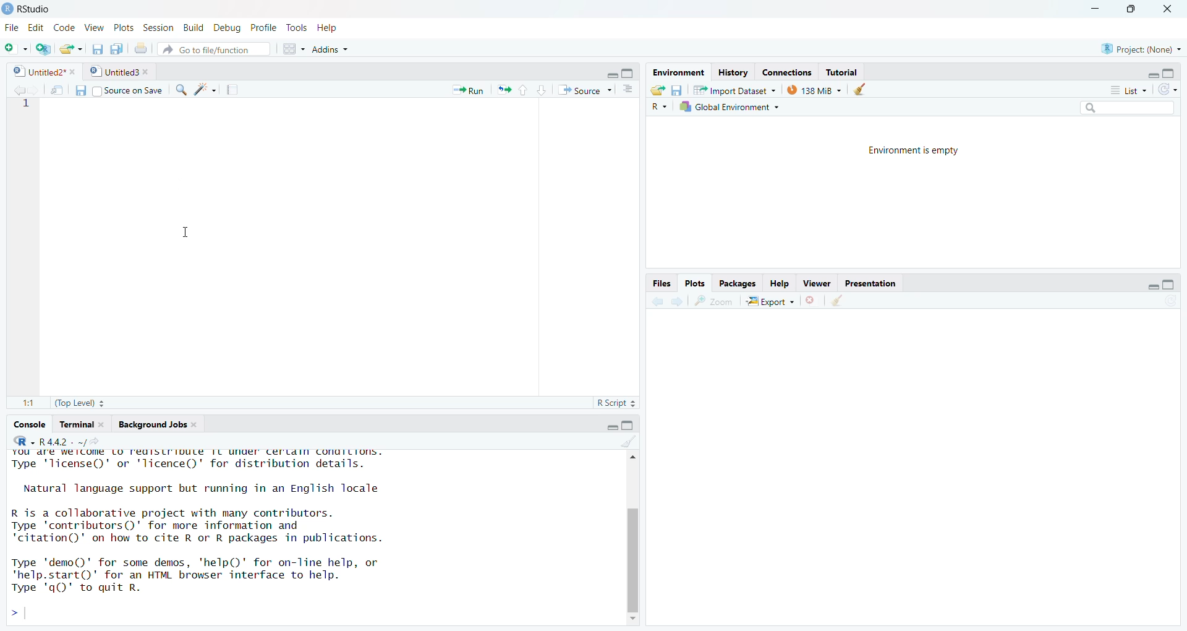 The width and height of the screenshot is (1187, 631). I want to click on Open file, so click(70, 48).